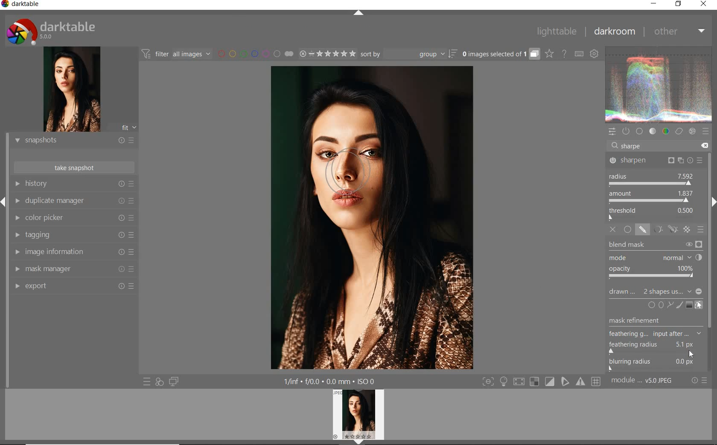 The height and width of the screenshot is (445, 717). I want to click on system logo, so click(52, 31).